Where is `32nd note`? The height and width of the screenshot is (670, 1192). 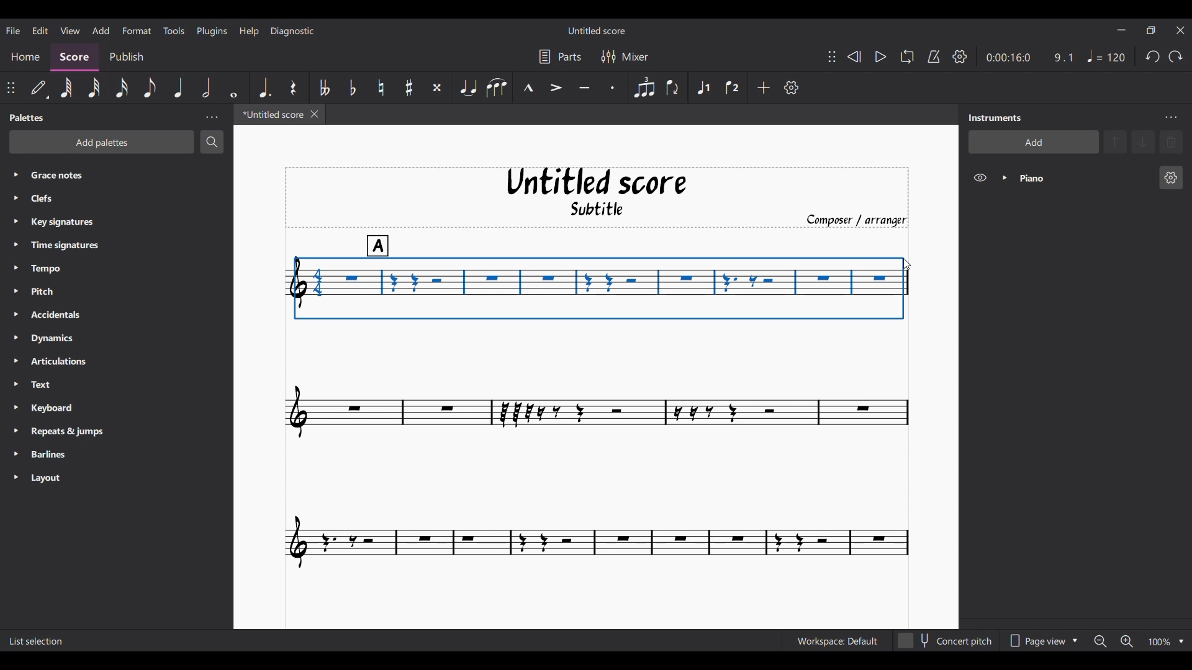 32nd note is located at coordinates (93, 87).